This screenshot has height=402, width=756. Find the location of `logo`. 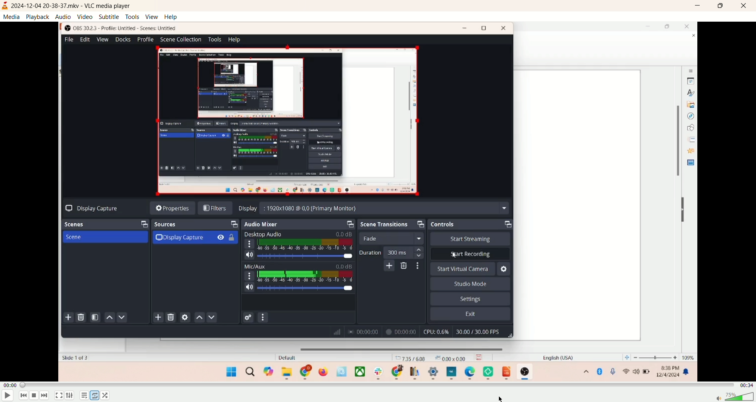

logo is located at coordinates (5, 6).